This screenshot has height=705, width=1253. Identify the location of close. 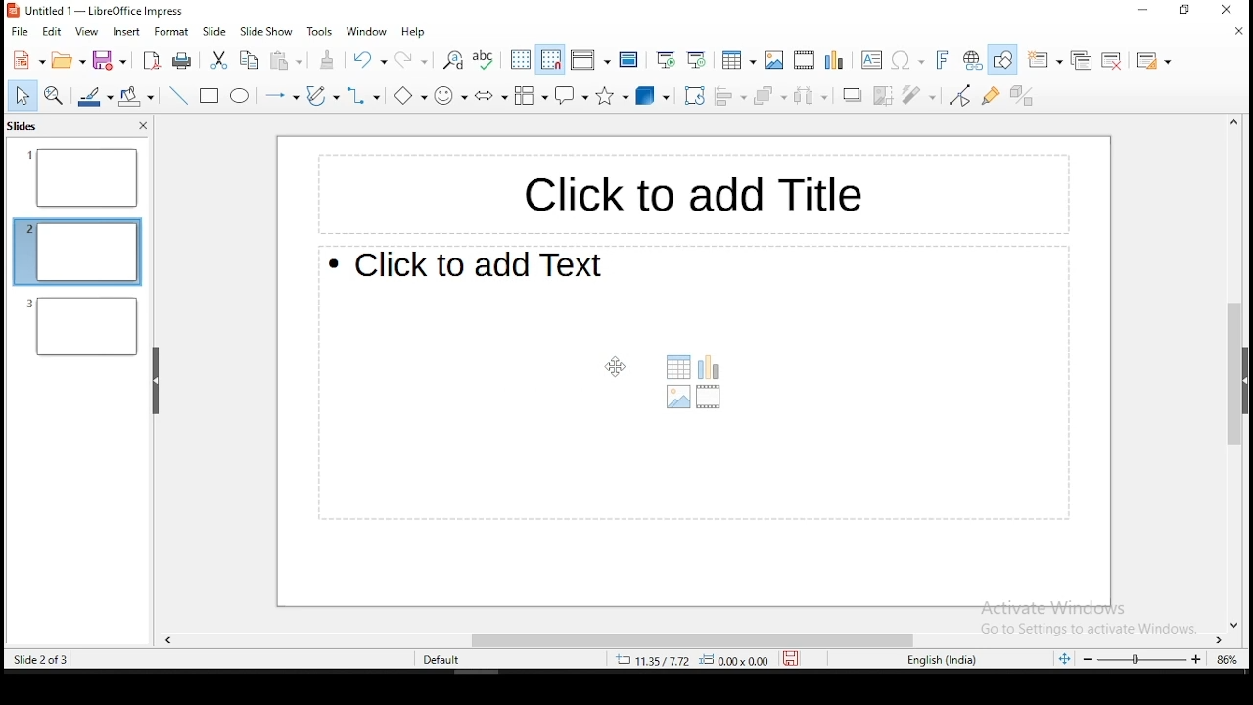
(1236, 35).